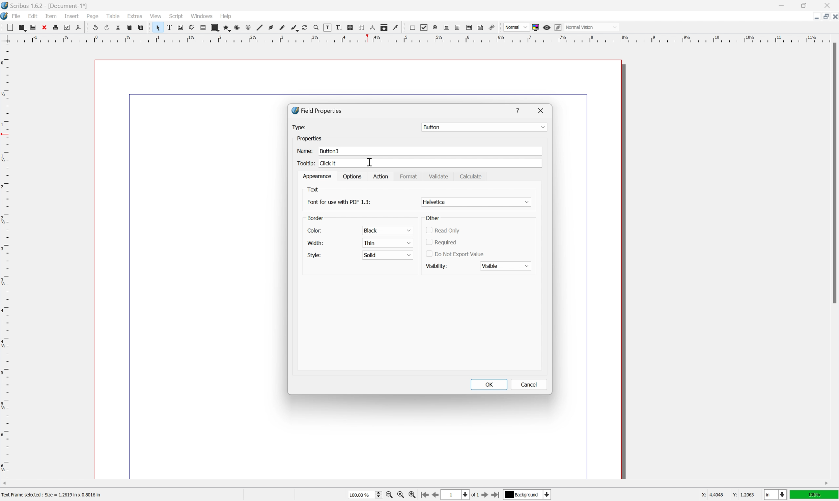 The width and height of the screenshot is (839, 501). What do you see at coordinates (339, 202) in the screenshot?
I see `Font for use with pdf 1.3` at bounding box center [339, 202].